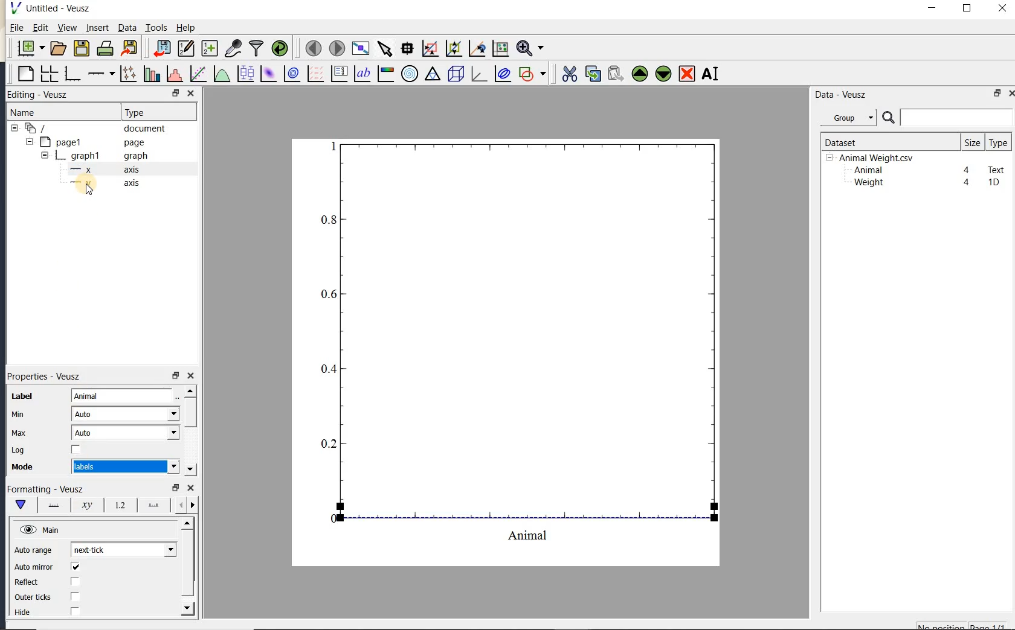 This screenshot has width=1015, height=630. Describe the element at coordinates (123, 549) in the screenshot. I see `next click` at that location.